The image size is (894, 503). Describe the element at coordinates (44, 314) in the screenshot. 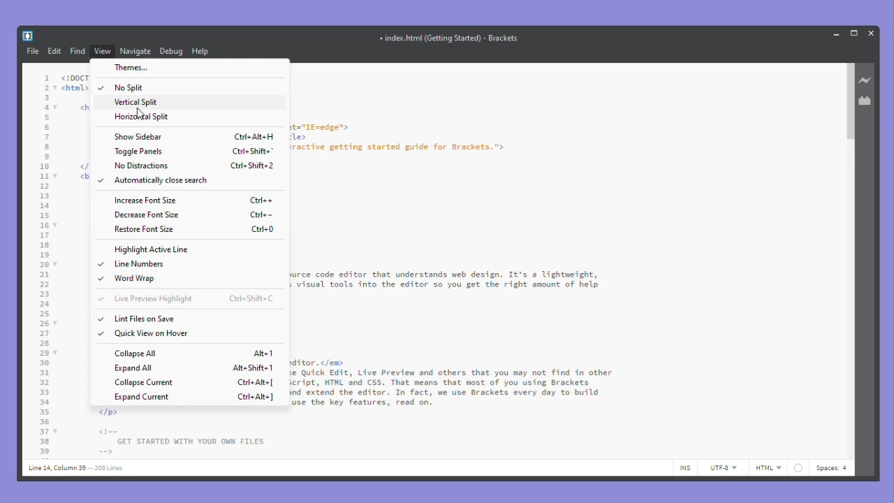

I see `25` at that location.